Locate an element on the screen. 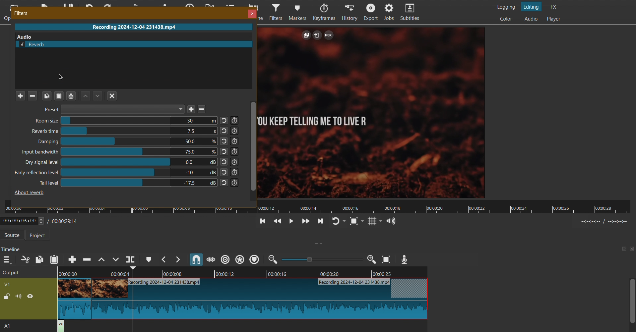 This screenshot has width=636, height=332. Ripple Delete is located at coordinates (87, 259).